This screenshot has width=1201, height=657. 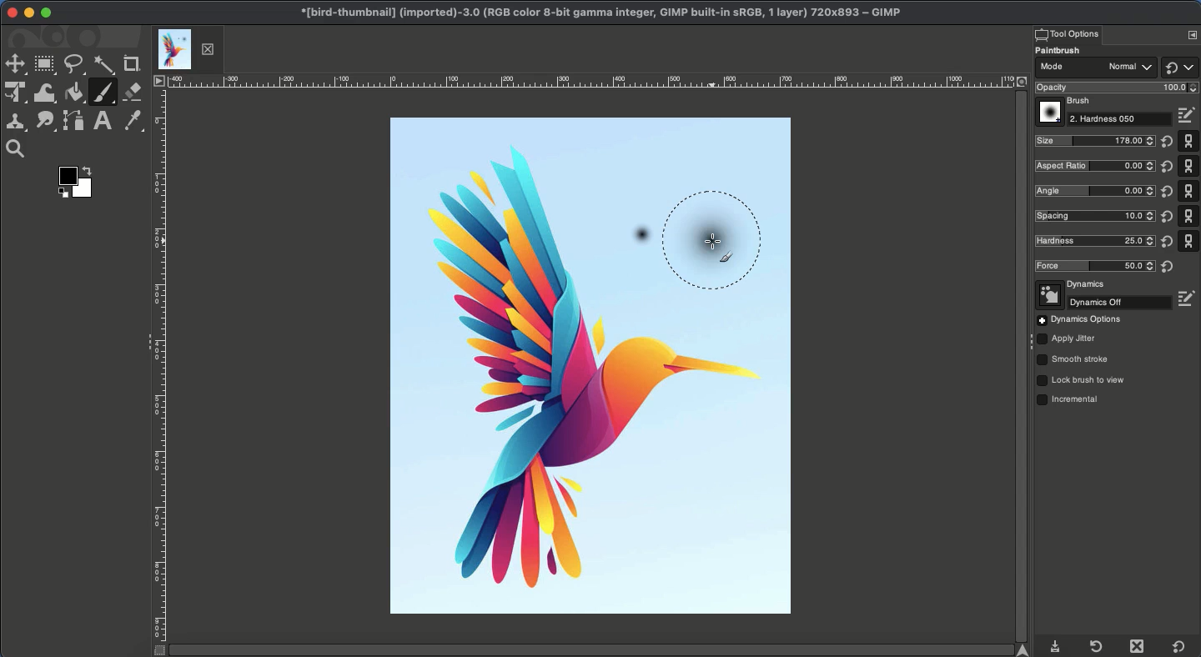 I want to click on Paintbrush, so click(x=1068, y=51).